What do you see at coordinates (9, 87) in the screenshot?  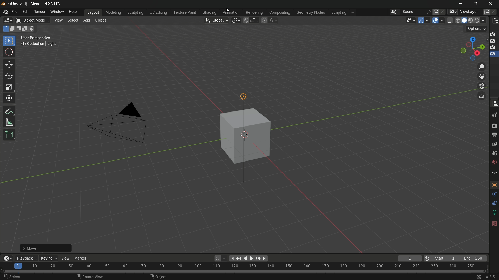 I see `scale` at bounding box center [9, 87].